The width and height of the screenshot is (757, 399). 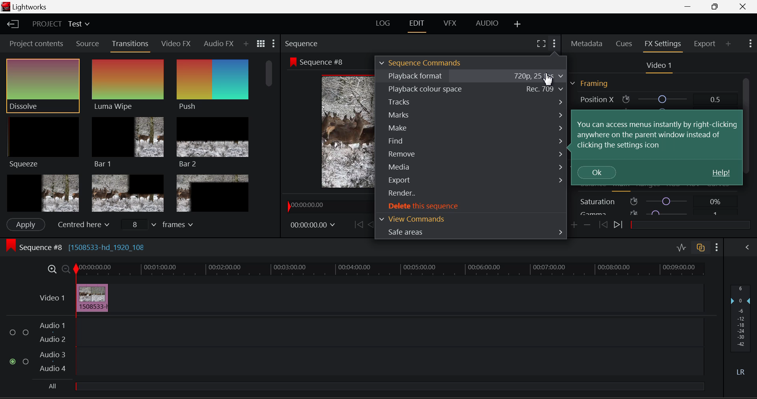 I want to click on Export, so click(x=471, y=179).